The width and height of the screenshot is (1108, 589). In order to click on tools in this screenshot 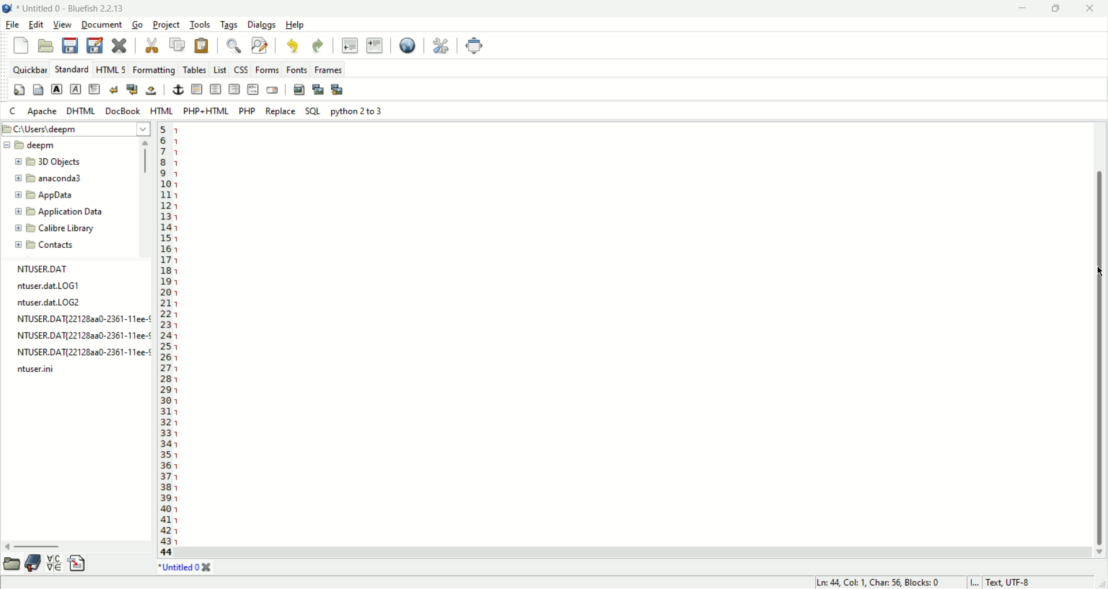, I will do `click(200, 25)`.